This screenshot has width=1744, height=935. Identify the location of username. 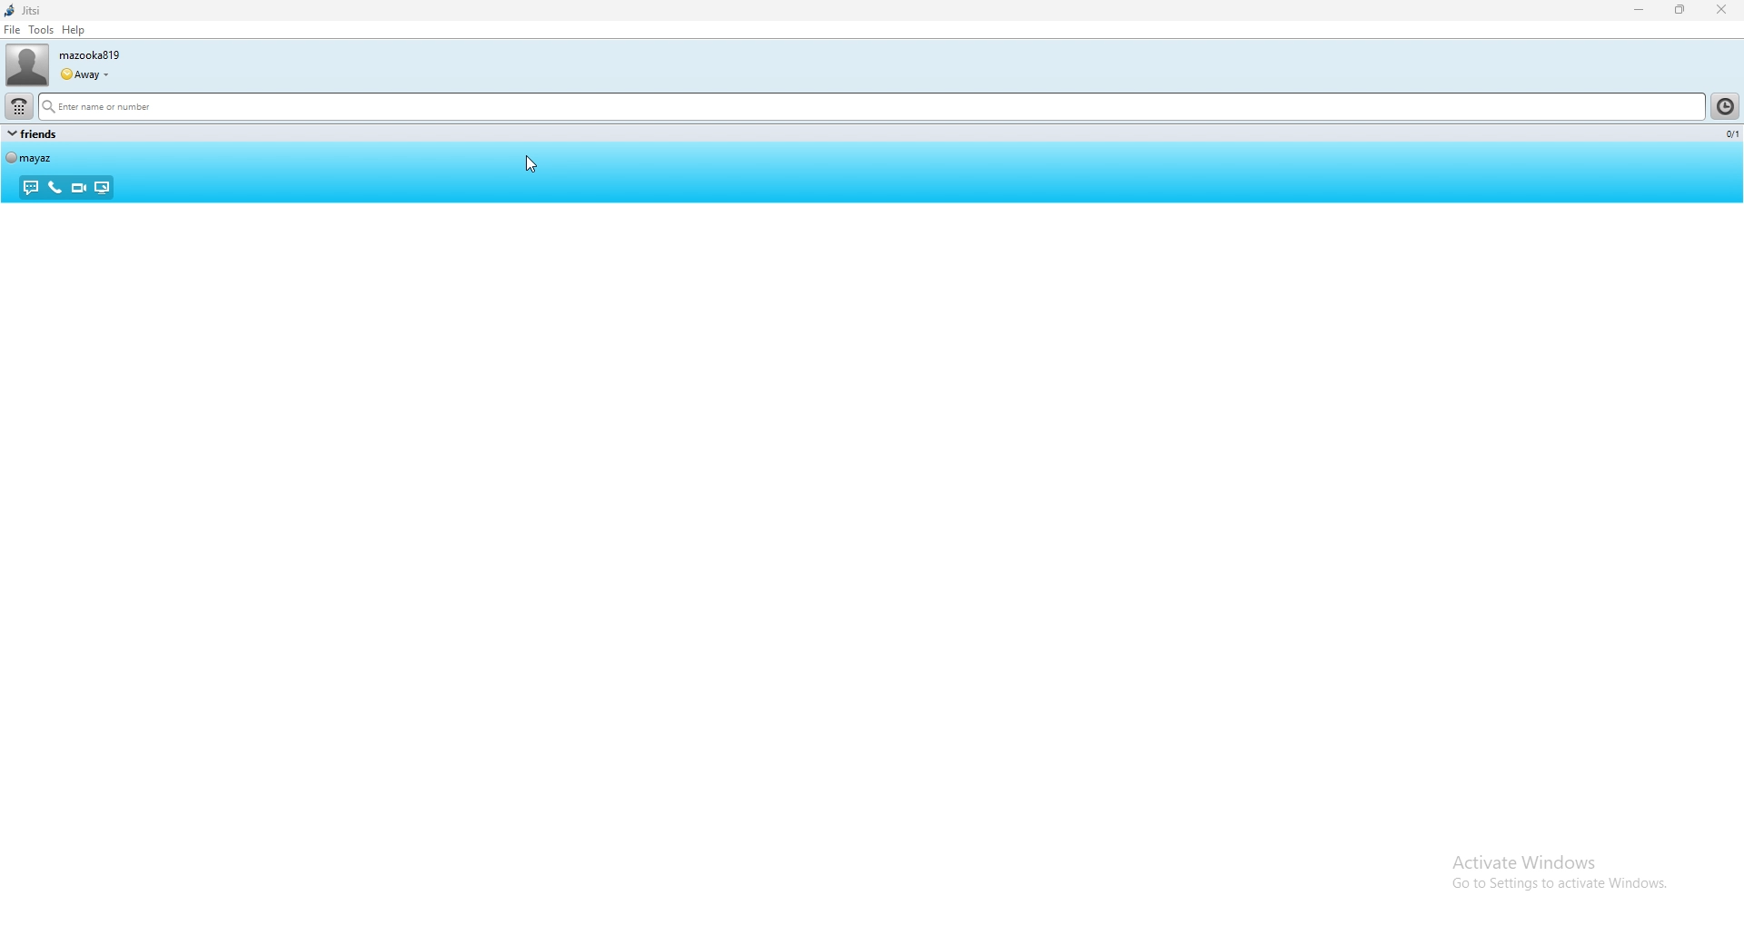
(89, 55).